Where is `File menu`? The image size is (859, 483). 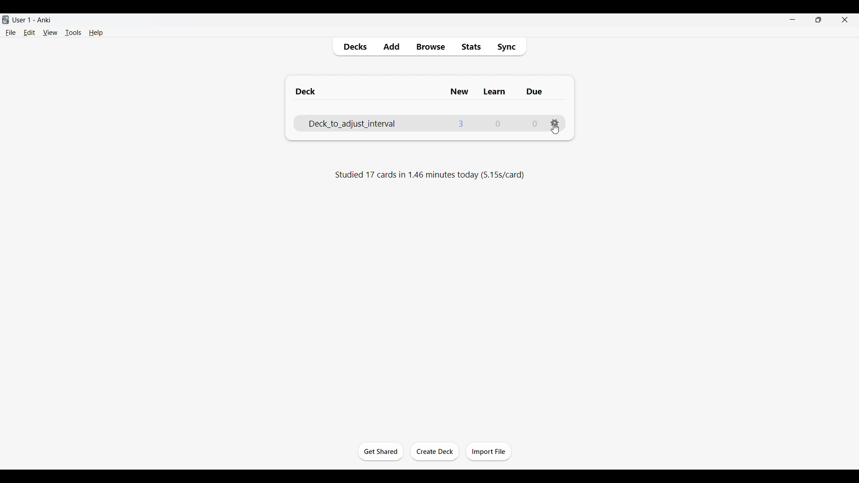 File menu is located at coordinates (10, 33).